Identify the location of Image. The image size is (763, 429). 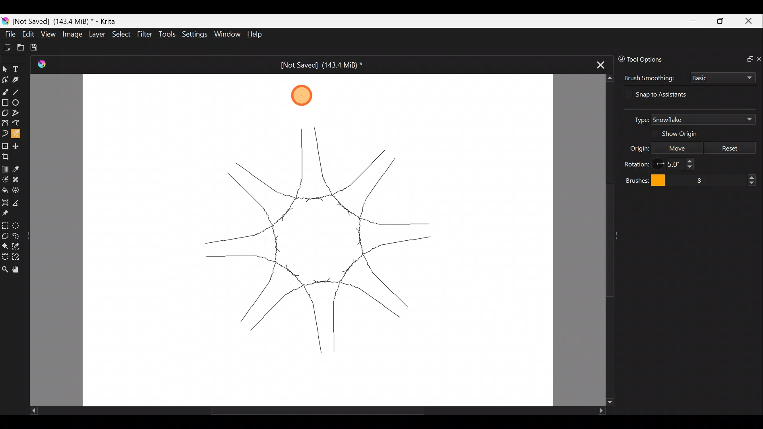
(72, 34).